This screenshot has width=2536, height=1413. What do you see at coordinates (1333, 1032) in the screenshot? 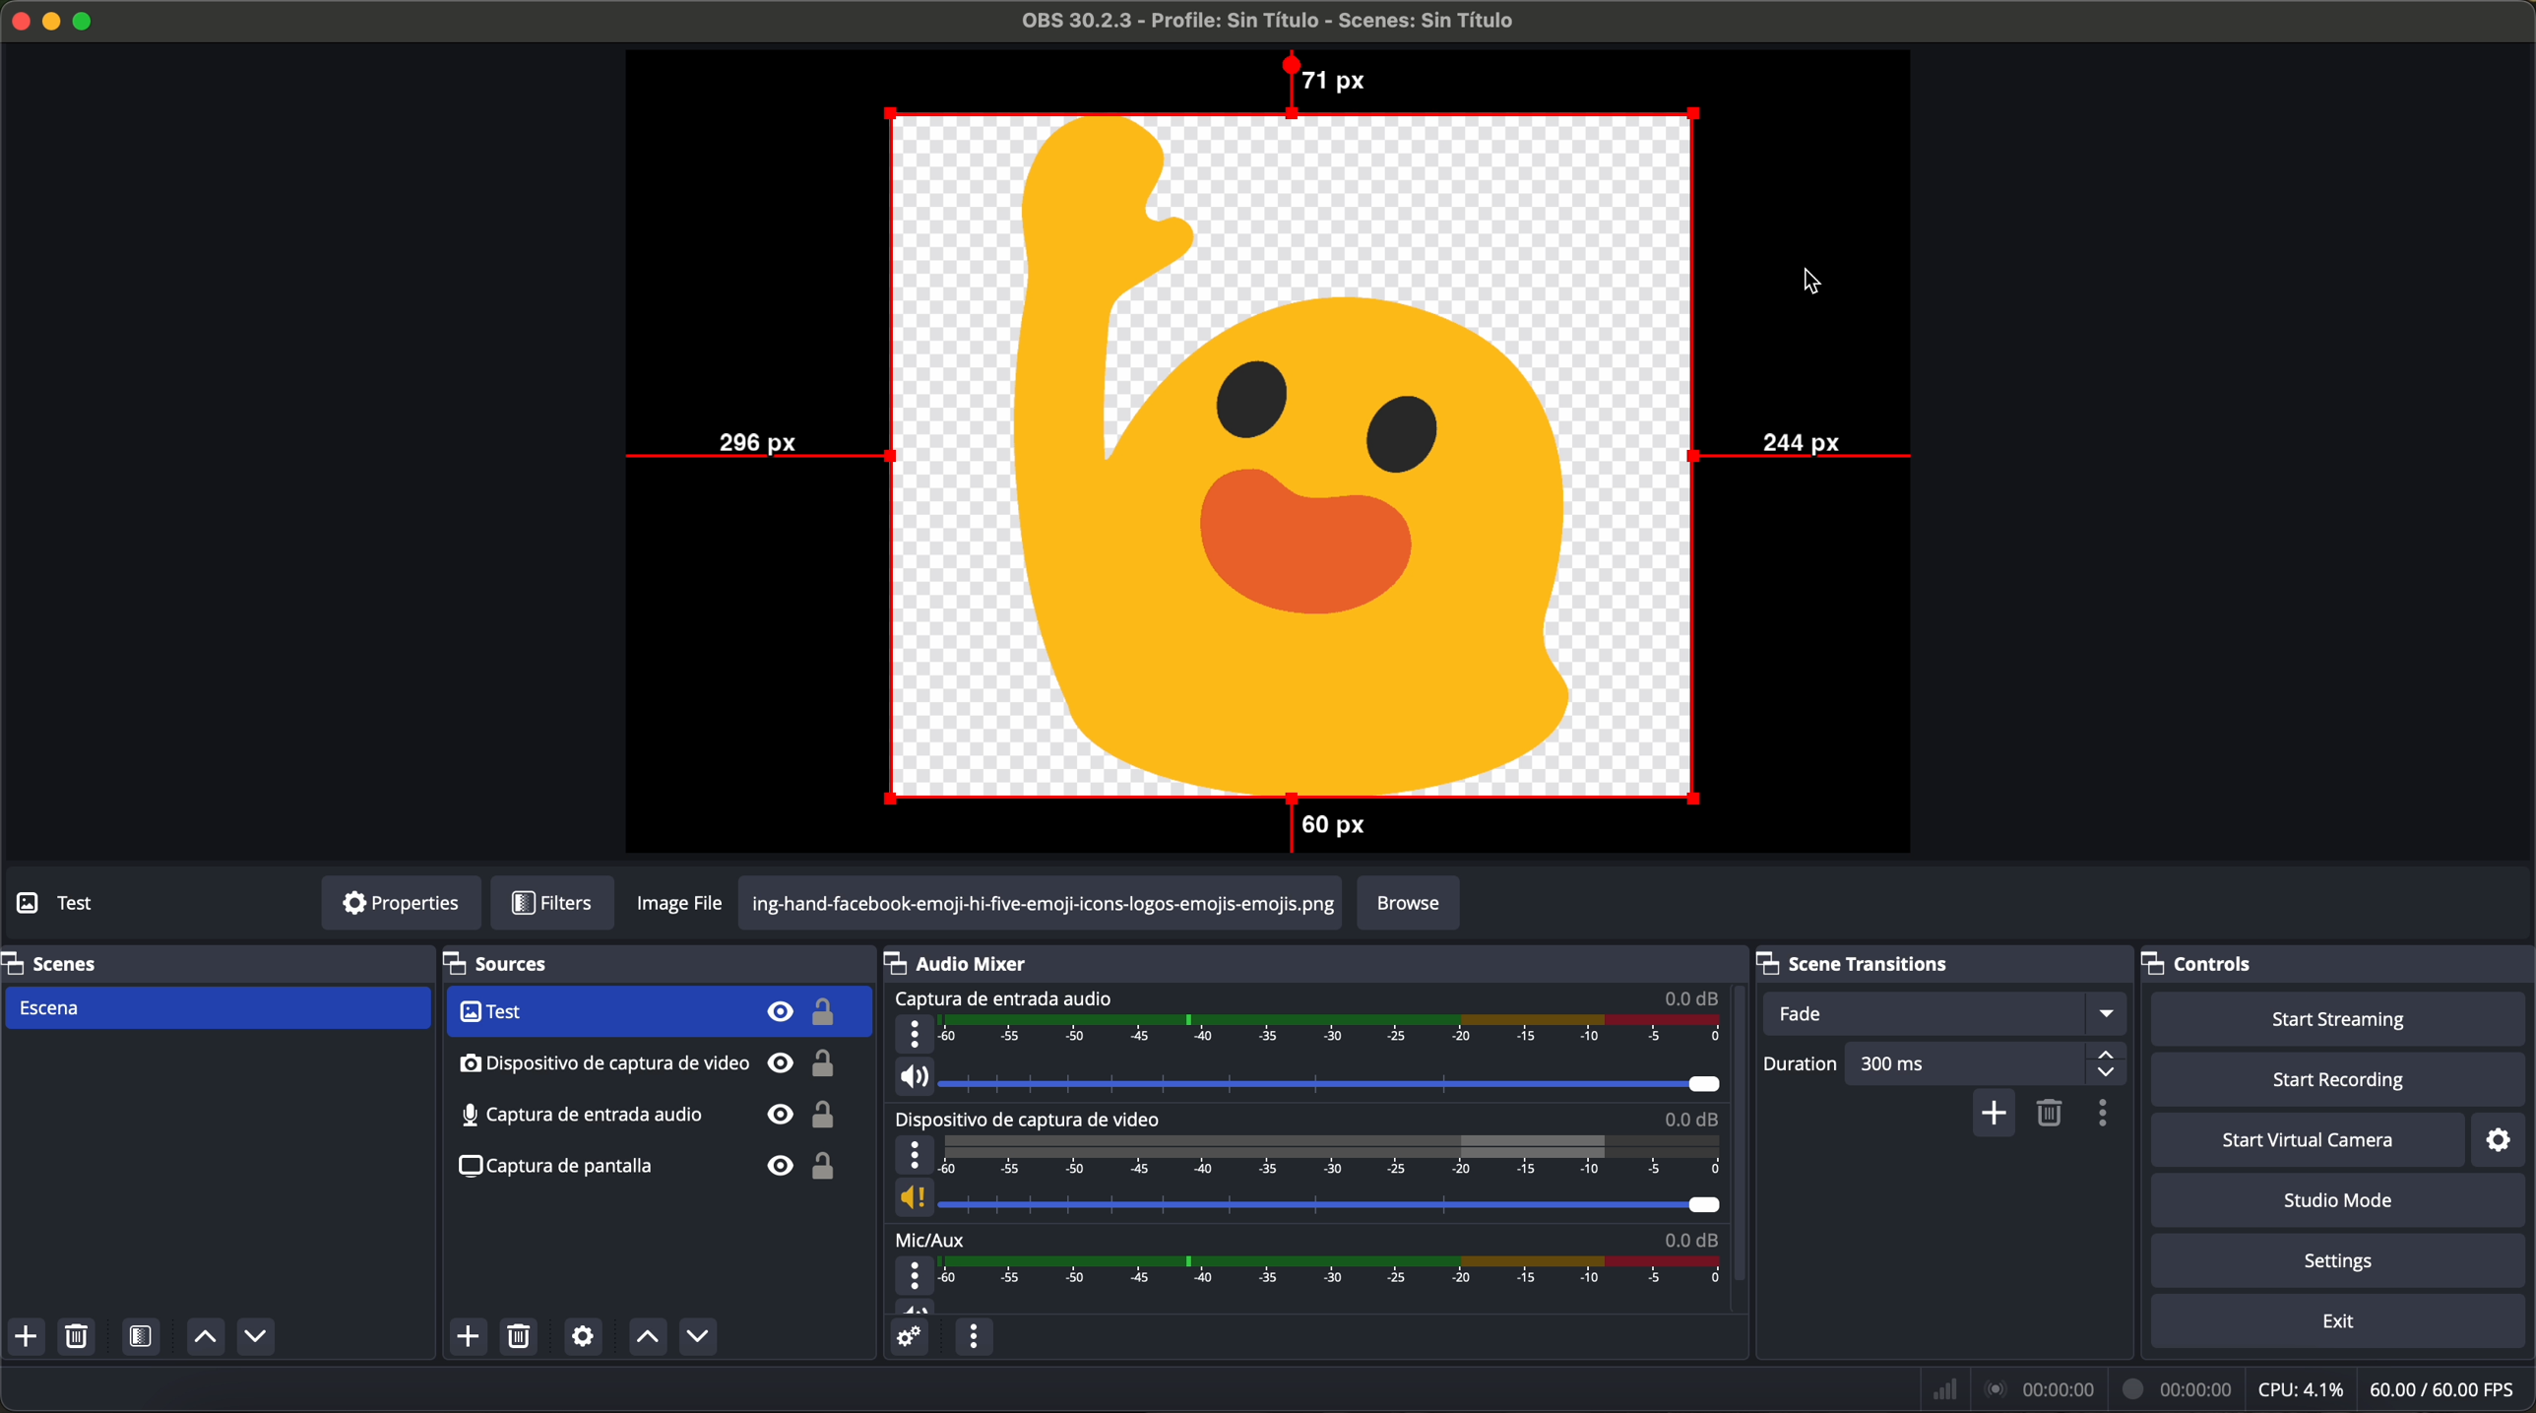
I see `timeline` at bounding box center [1333, 1032].